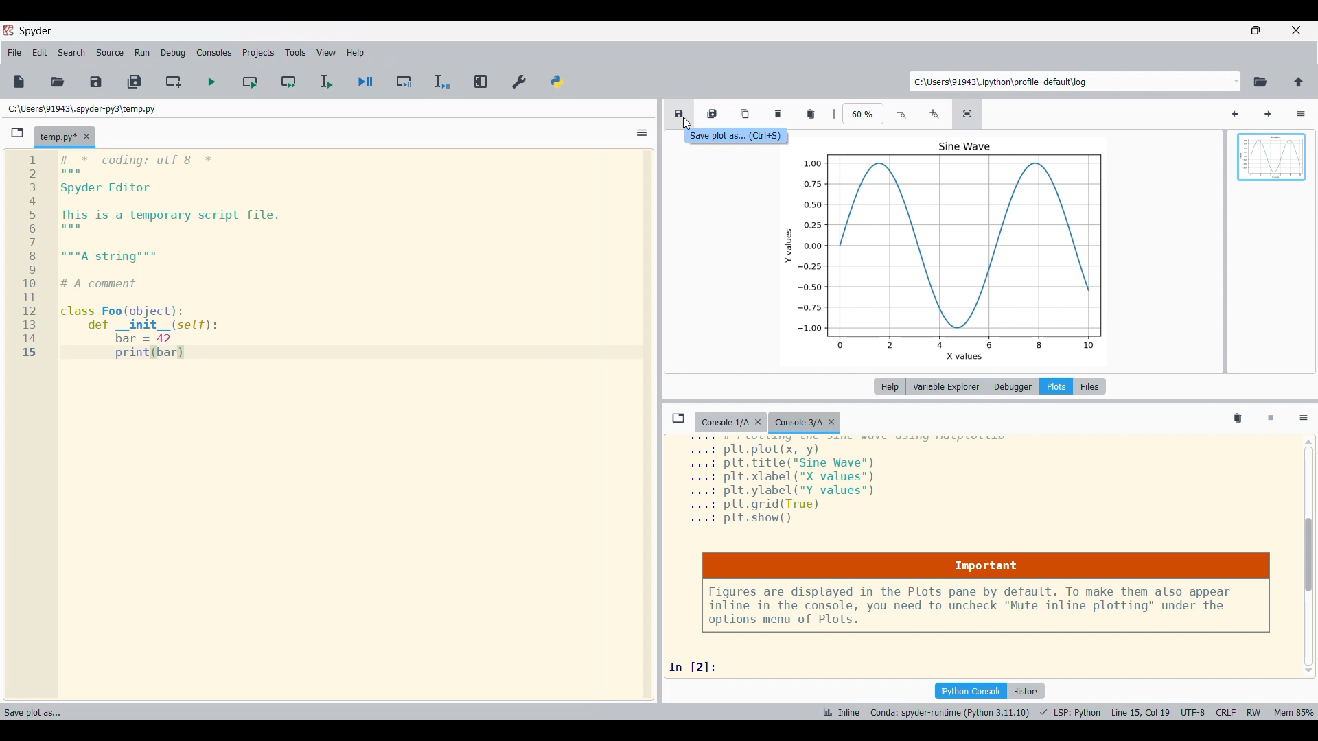  Describe the element at coordinates (890, 386) in the screenshot. I see `Help` at that location.